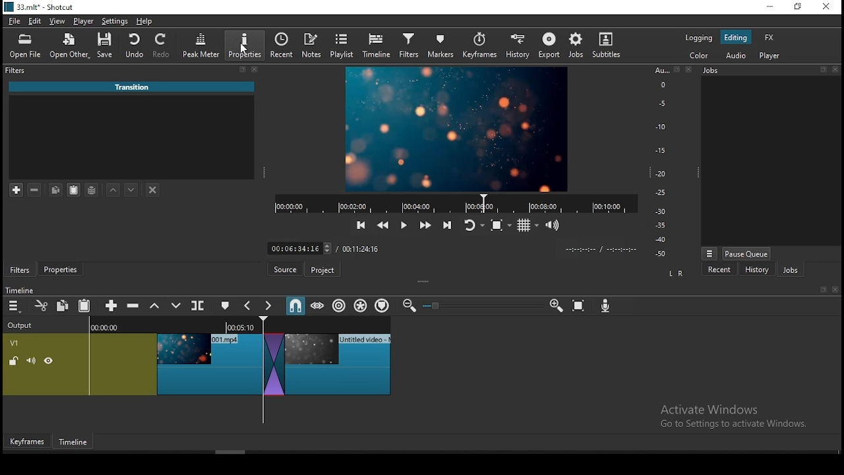  I want to click on fx, so click(769, 38).